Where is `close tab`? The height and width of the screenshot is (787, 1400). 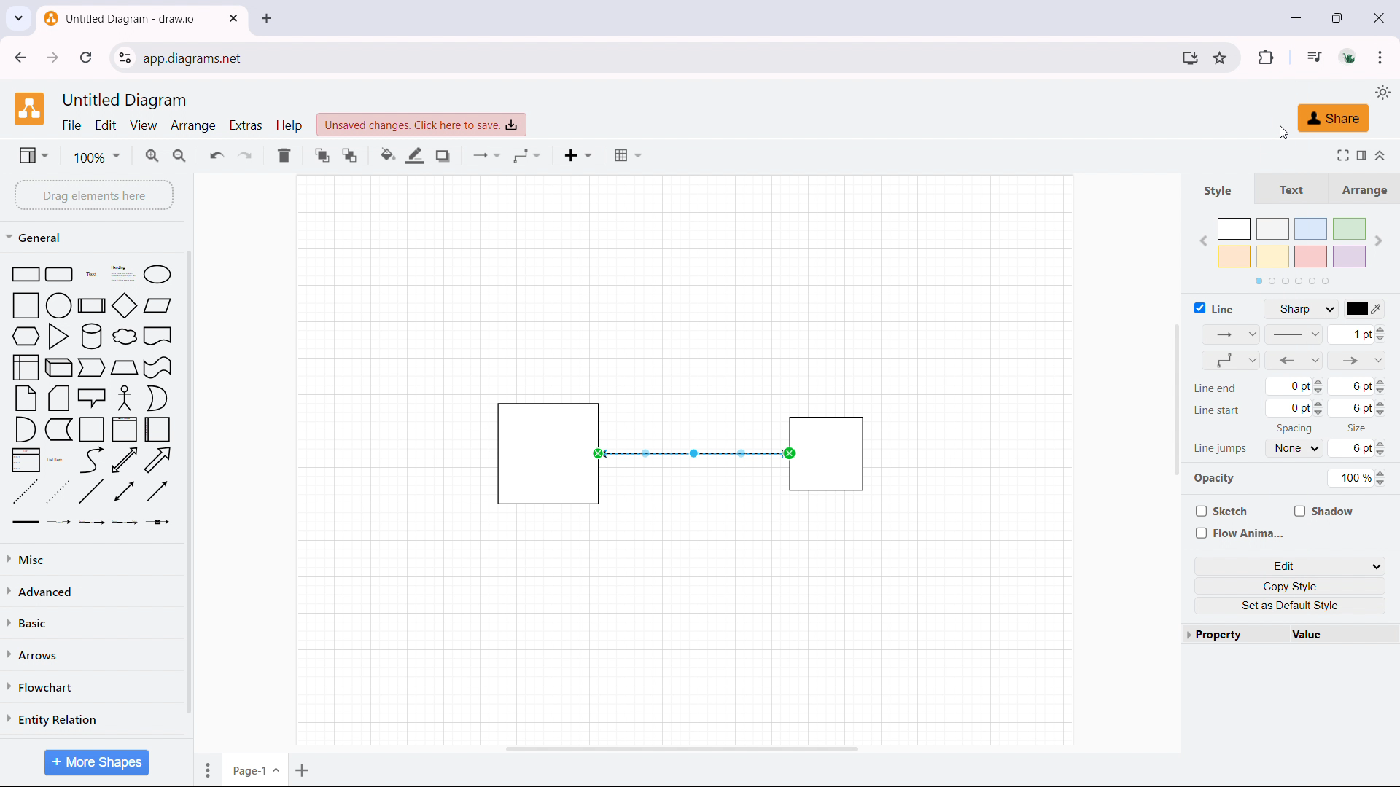 close tab is located at coordinates (233, 18).